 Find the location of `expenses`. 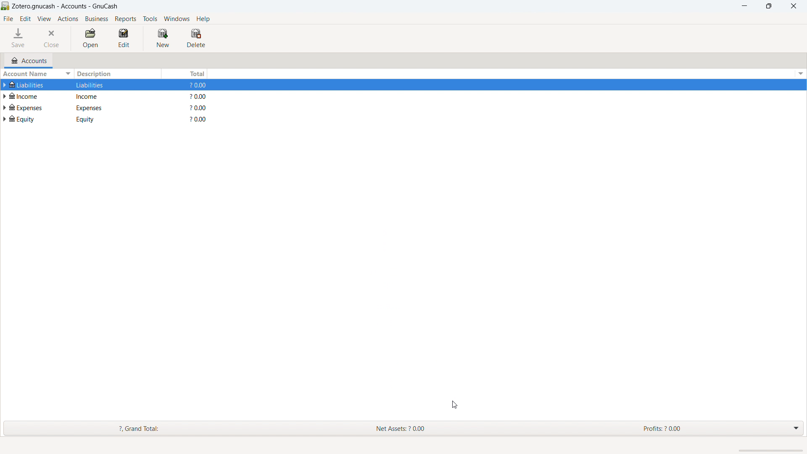

expenses is located at coordinates (30, 106).